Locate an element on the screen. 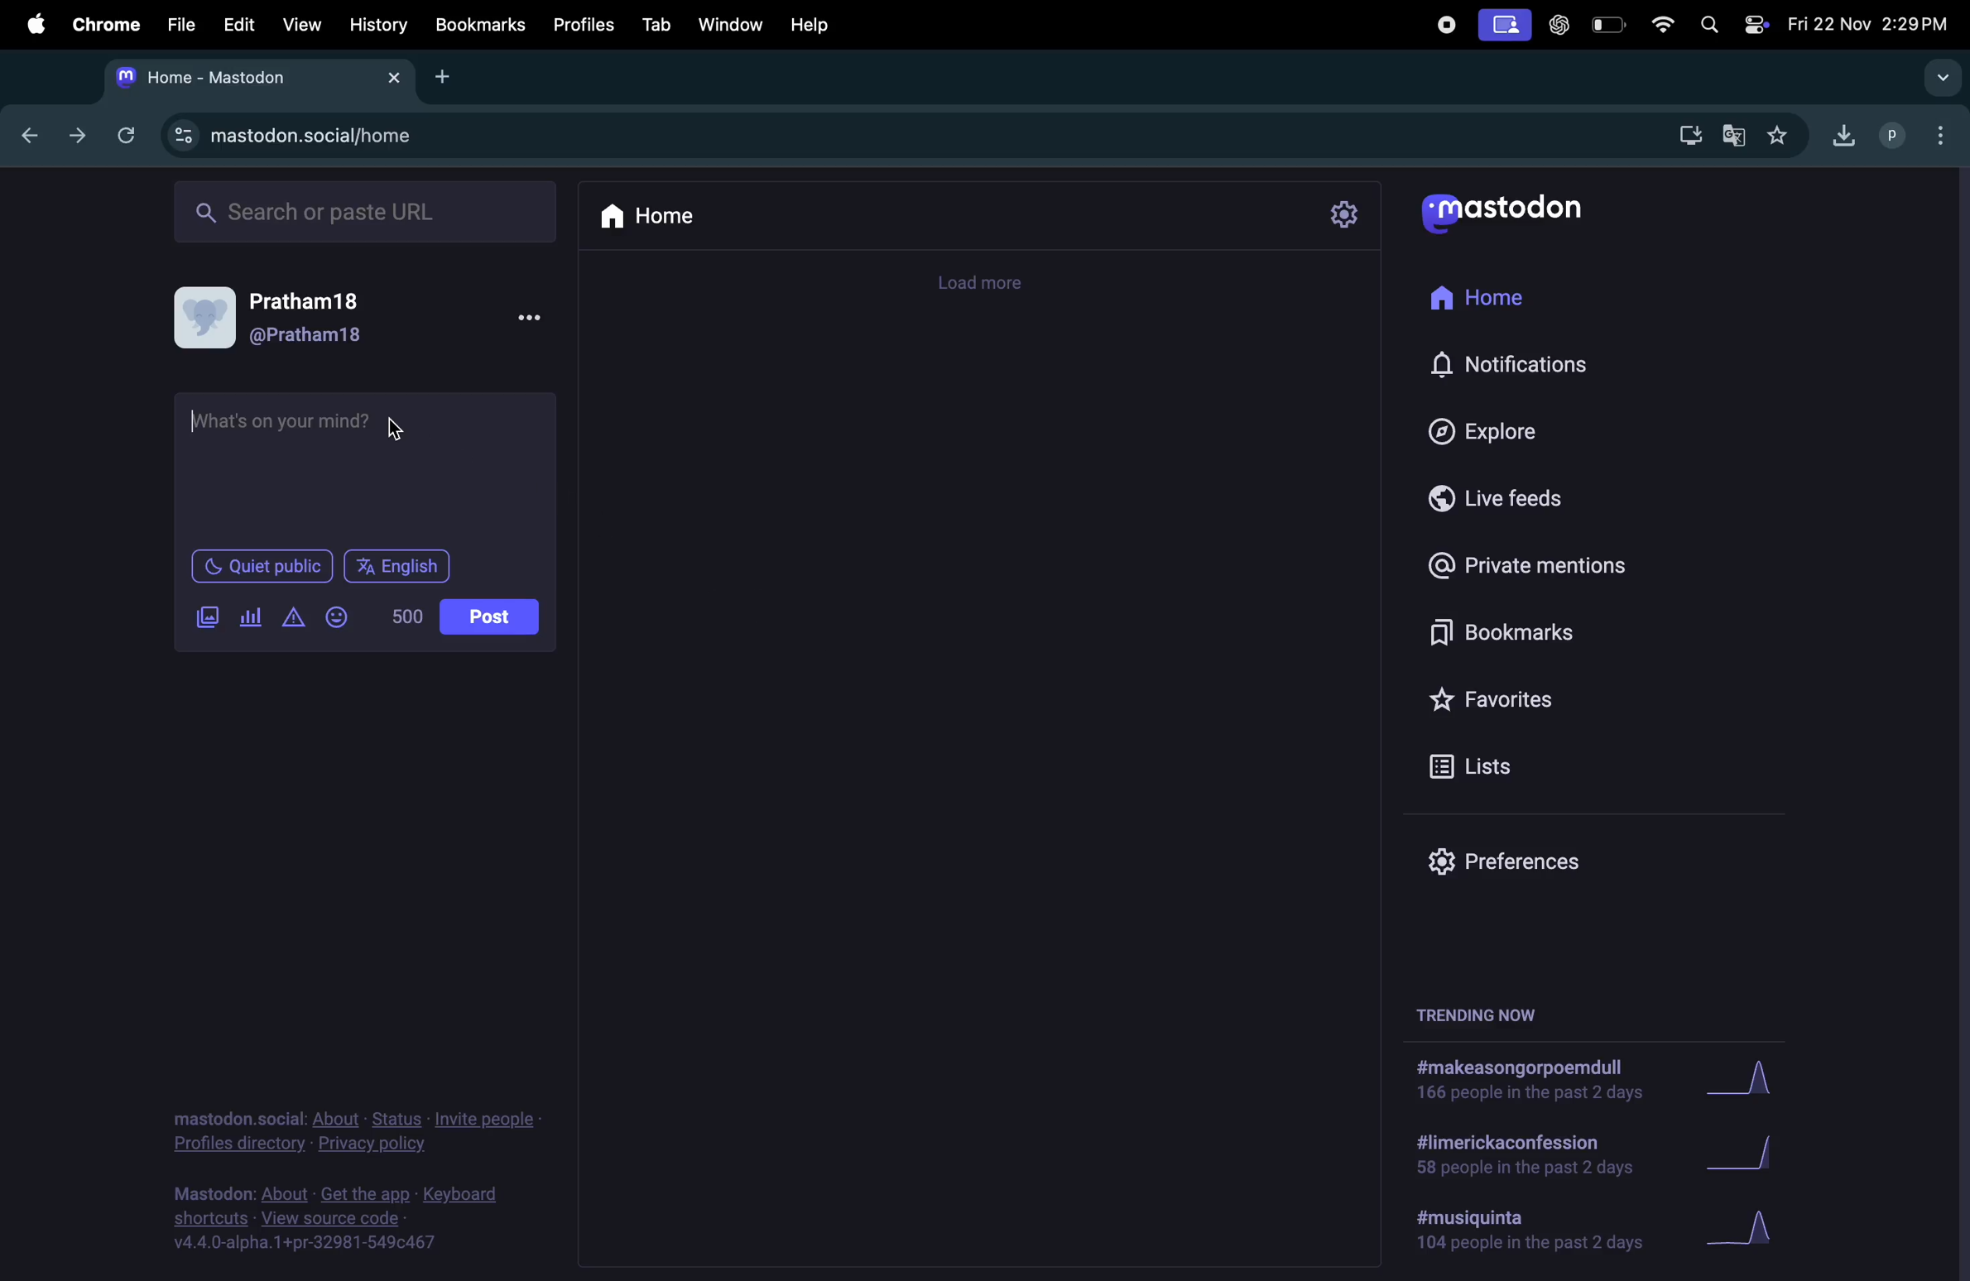  search bar is located at coordinates (361, 209).